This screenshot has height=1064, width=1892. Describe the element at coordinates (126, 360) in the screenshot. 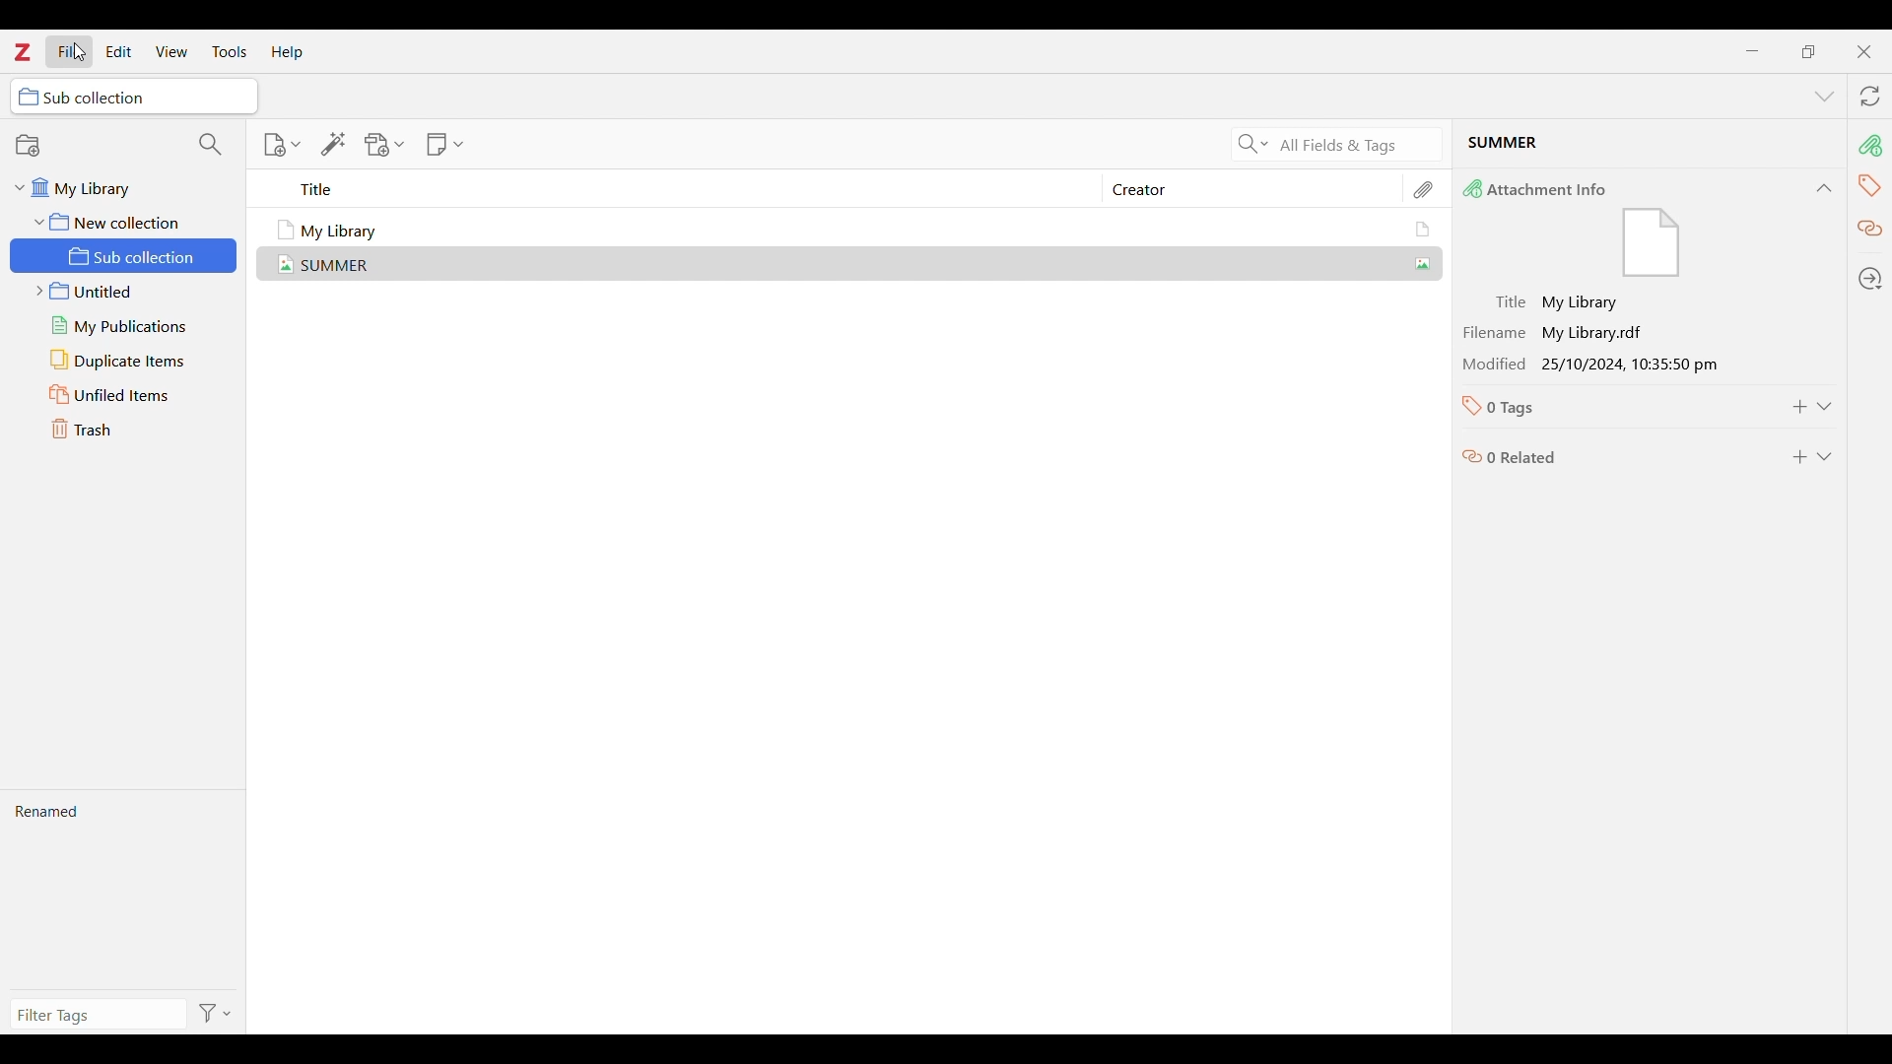

I see `Duplicate items` at that location.